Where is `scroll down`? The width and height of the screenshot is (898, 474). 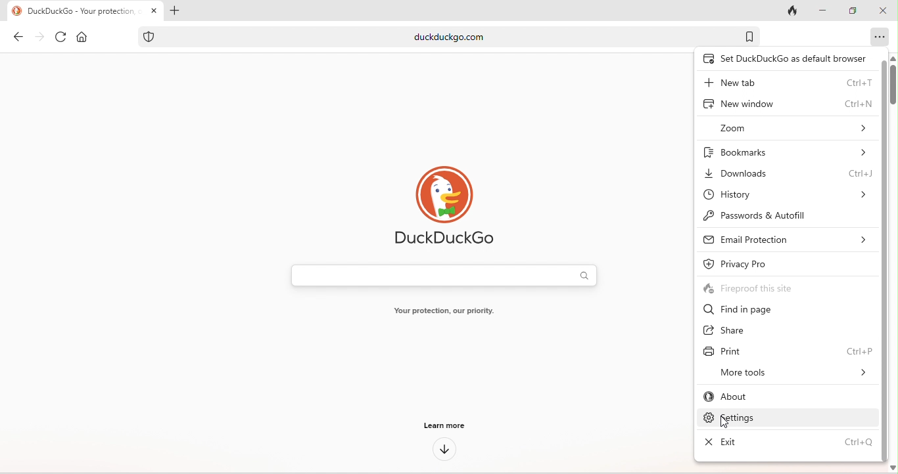 scroll down is located at coordinates (891, 467).